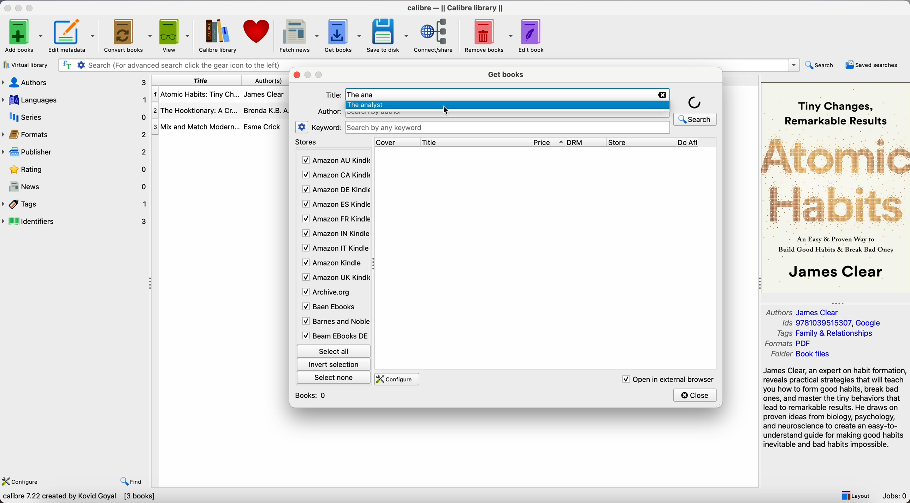 The width and height of the screenshot is (910, 503). I want to click on Baen Ebooks, so click(331, 308).